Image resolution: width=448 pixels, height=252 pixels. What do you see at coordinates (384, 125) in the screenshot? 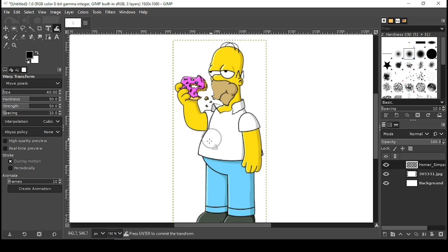
I see `layers` at bounding box center [384, 125].